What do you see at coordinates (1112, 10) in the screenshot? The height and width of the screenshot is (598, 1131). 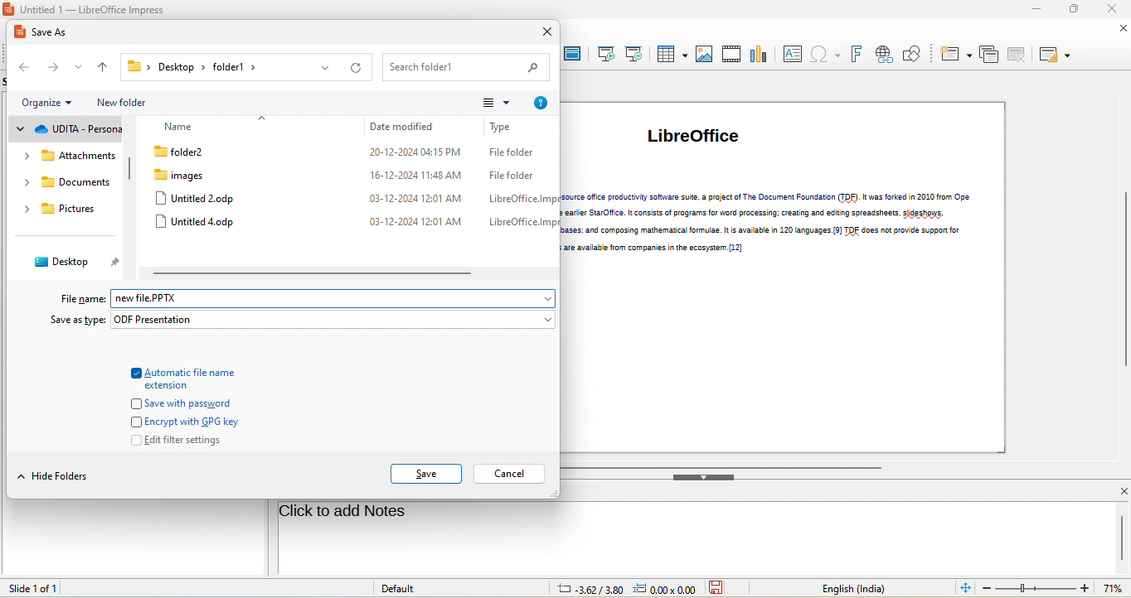 I see `close` at bounding box center [1112, 10].